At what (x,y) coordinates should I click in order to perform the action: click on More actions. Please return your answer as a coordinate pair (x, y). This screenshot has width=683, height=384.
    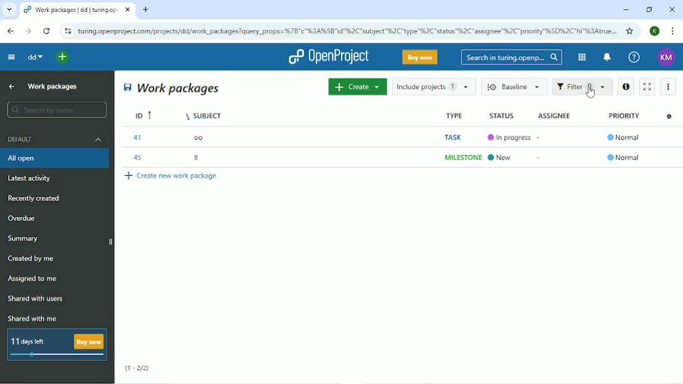
    Looking at the image, I should click on (669, 87).